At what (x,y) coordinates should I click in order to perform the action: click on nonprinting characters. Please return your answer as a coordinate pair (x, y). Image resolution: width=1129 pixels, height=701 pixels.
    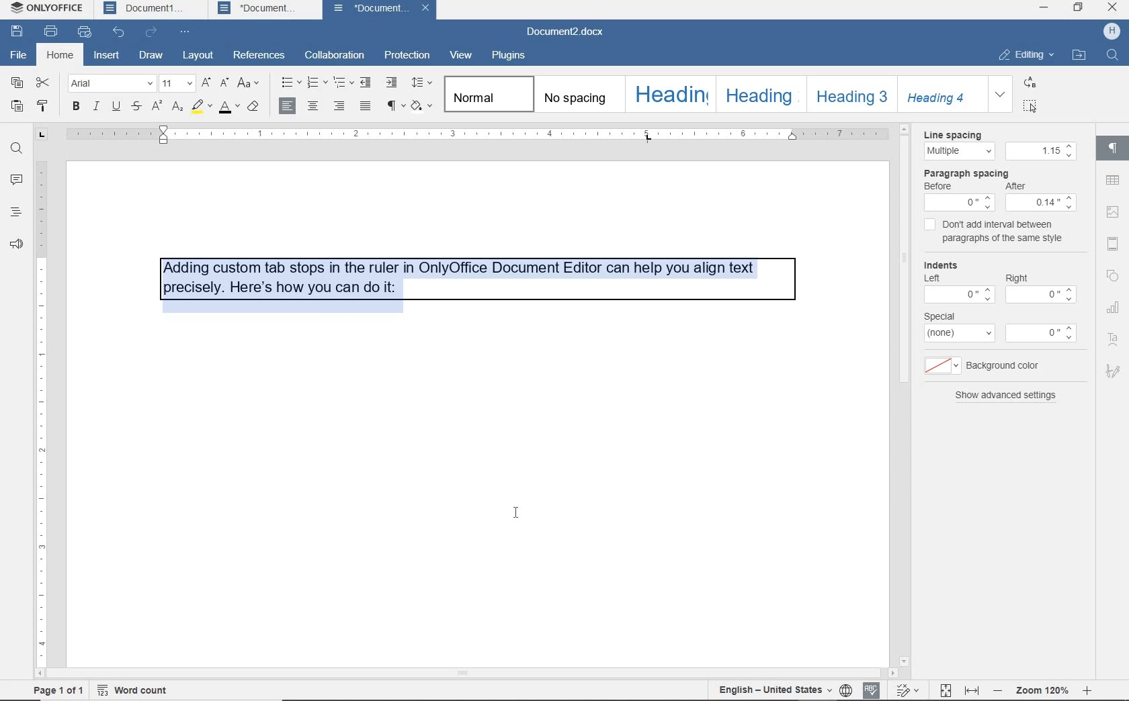
    Looking at the image, I should click on (394, 107).